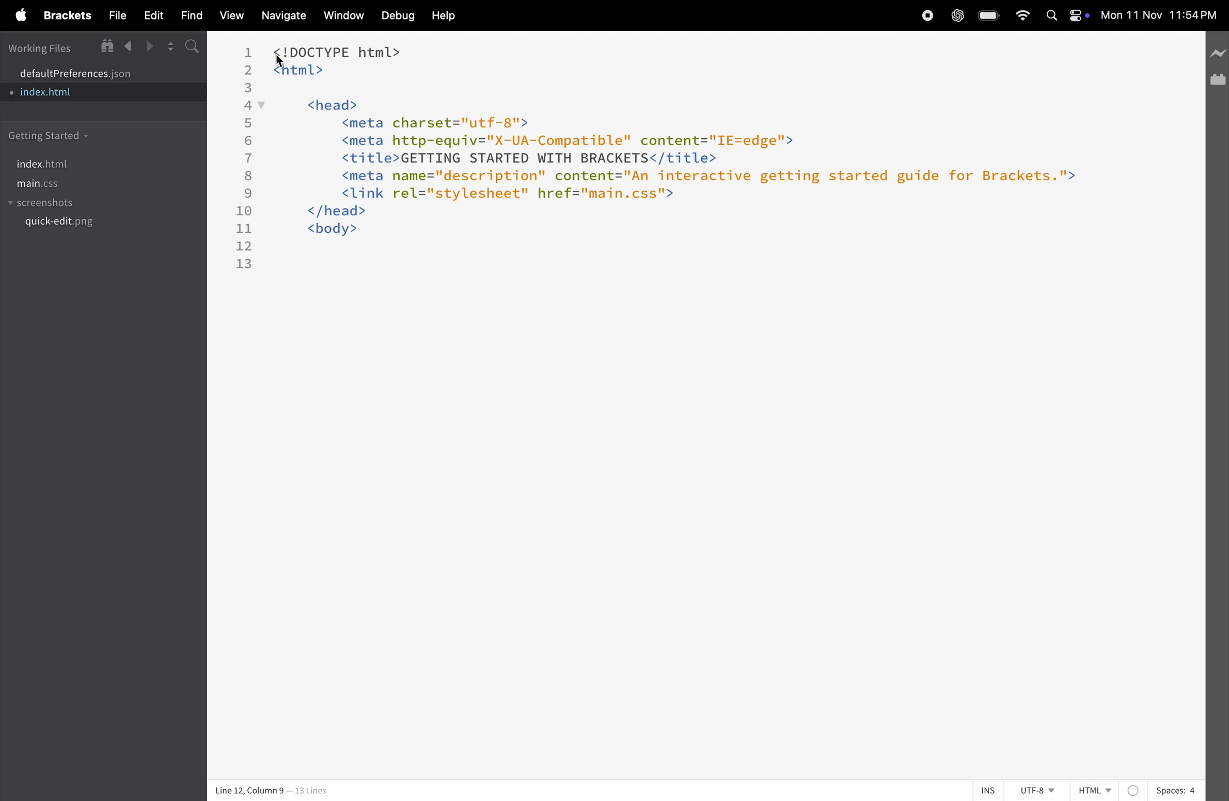 The image size is (1229, 801). What do you see at coordinates (249, 141) in the screenshot?
I see `6` at bounding box center [249, 141].